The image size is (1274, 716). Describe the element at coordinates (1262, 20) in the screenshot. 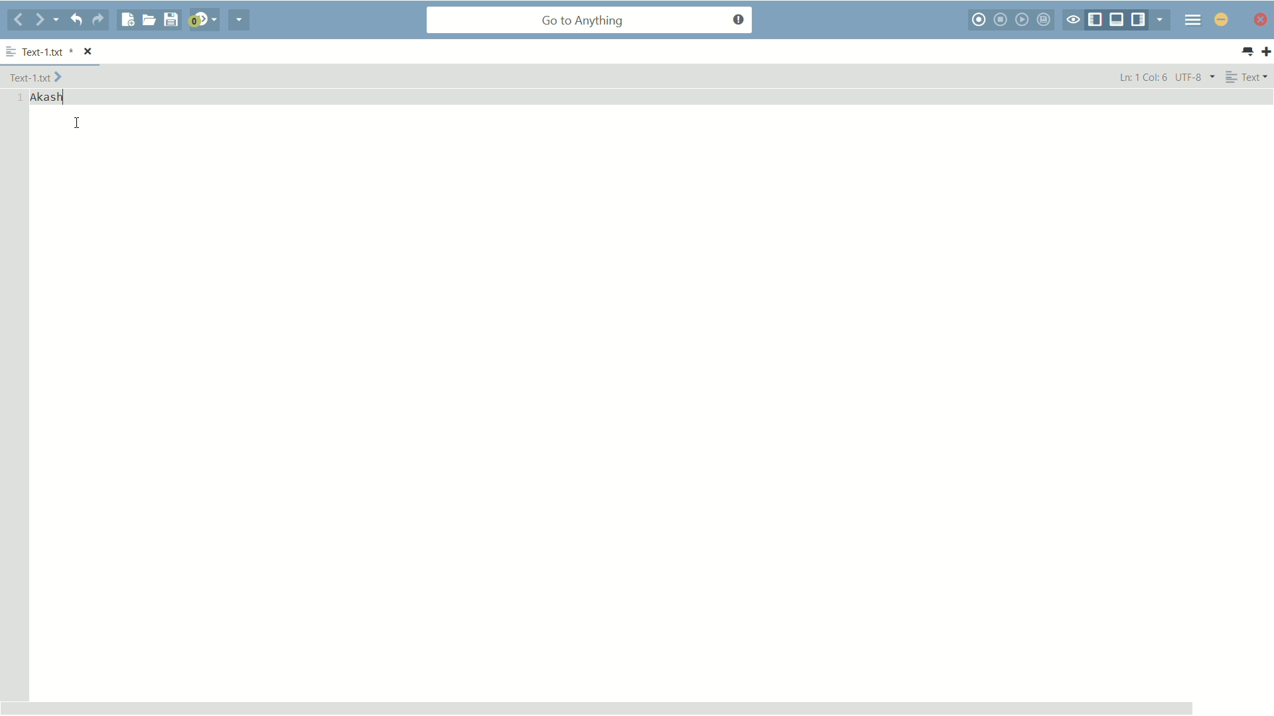

I see `close app` at that location.